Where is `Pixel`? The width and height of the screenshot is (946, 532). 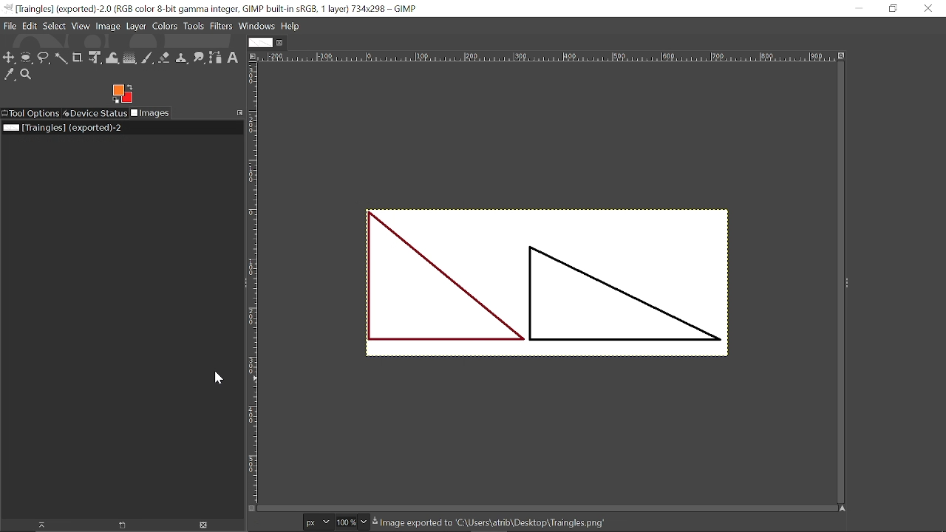
Pixel is located at coordinates (319, 522).